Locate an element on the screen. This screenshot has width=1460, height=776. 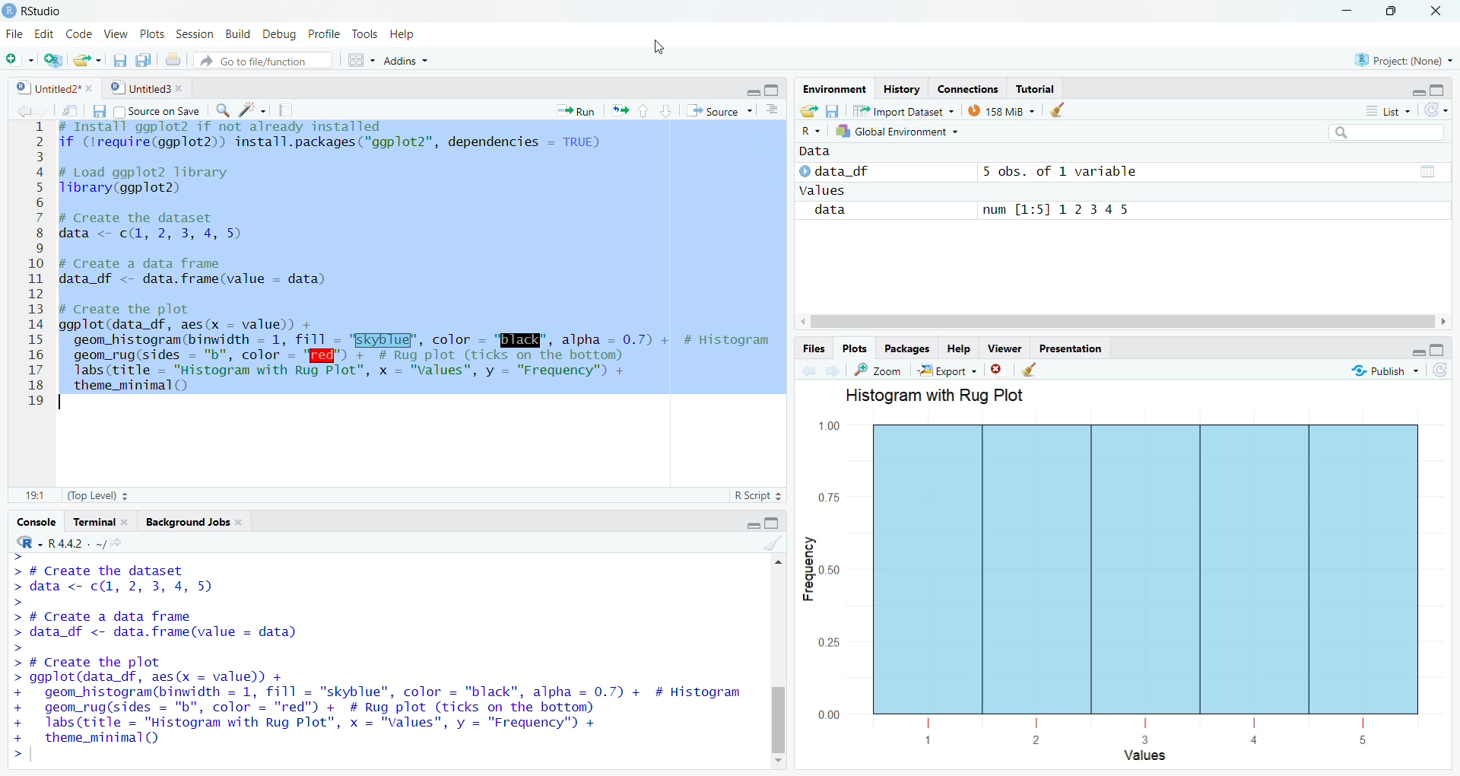
refresh is located at coordinates (1443, 375).